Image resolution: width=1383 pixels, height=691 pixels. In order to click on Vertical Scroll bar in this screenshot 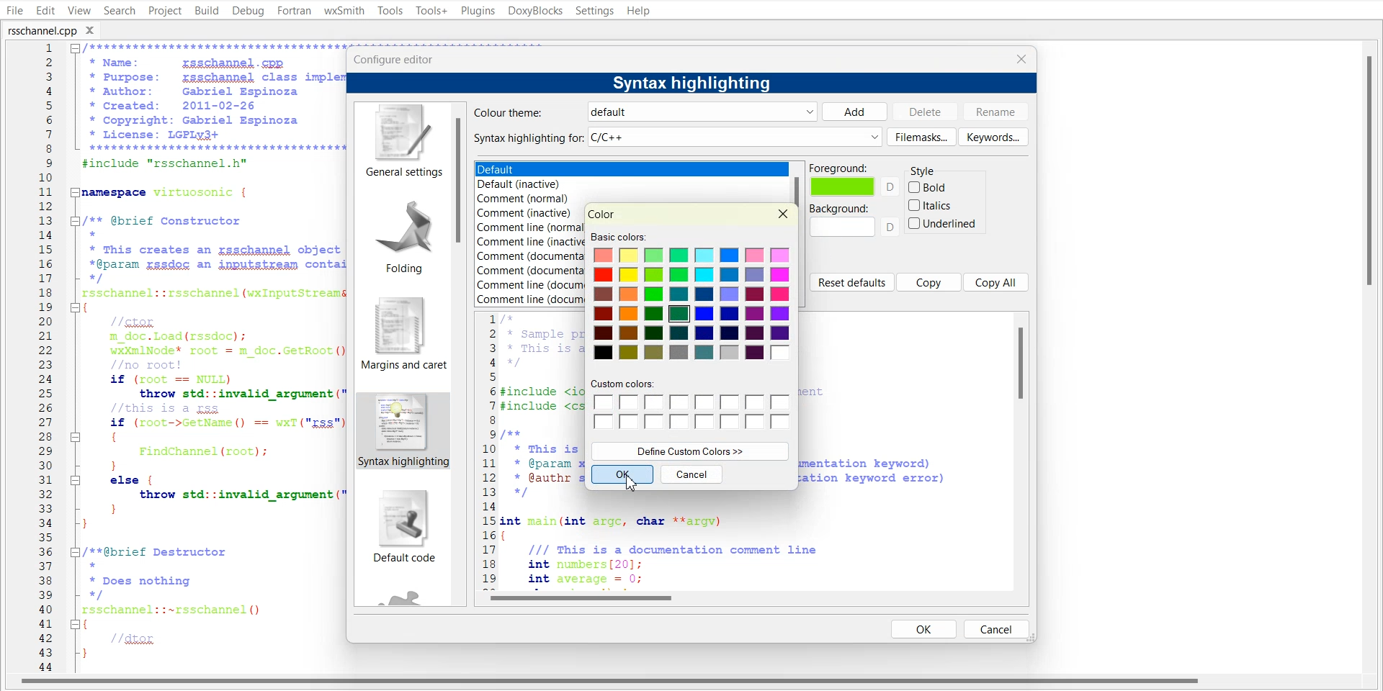, I will do `click(1374, 357)`.